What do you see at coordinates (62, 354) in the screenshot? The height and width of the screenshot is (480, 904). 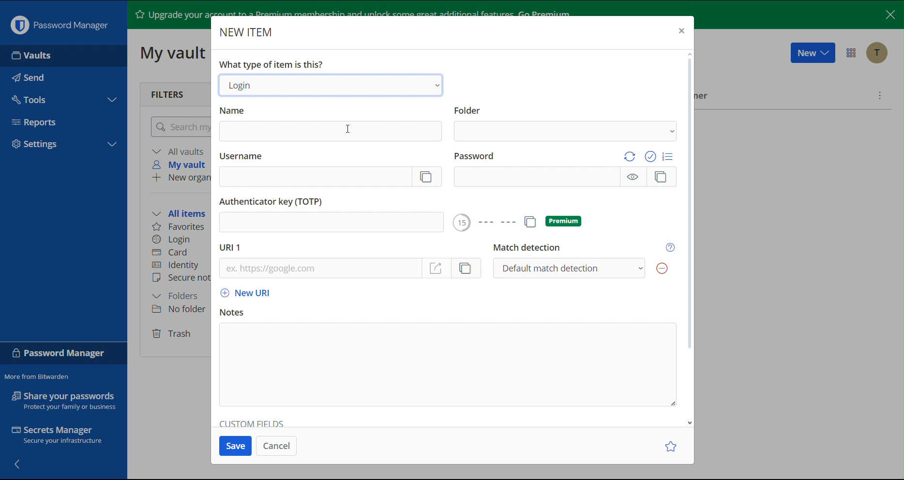 I see `Password Manager` at bounding box center [62, 354].